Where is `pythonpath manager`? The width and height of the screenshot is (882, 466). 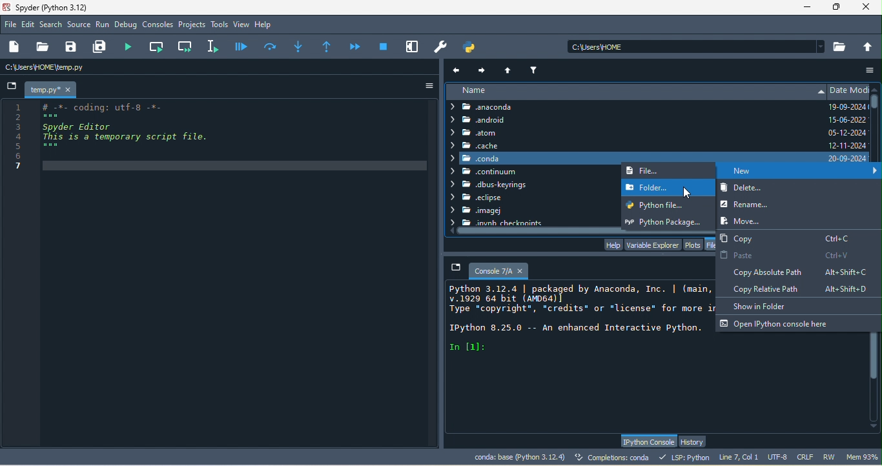
pythonpath manager is located at coordinates (473, 47).